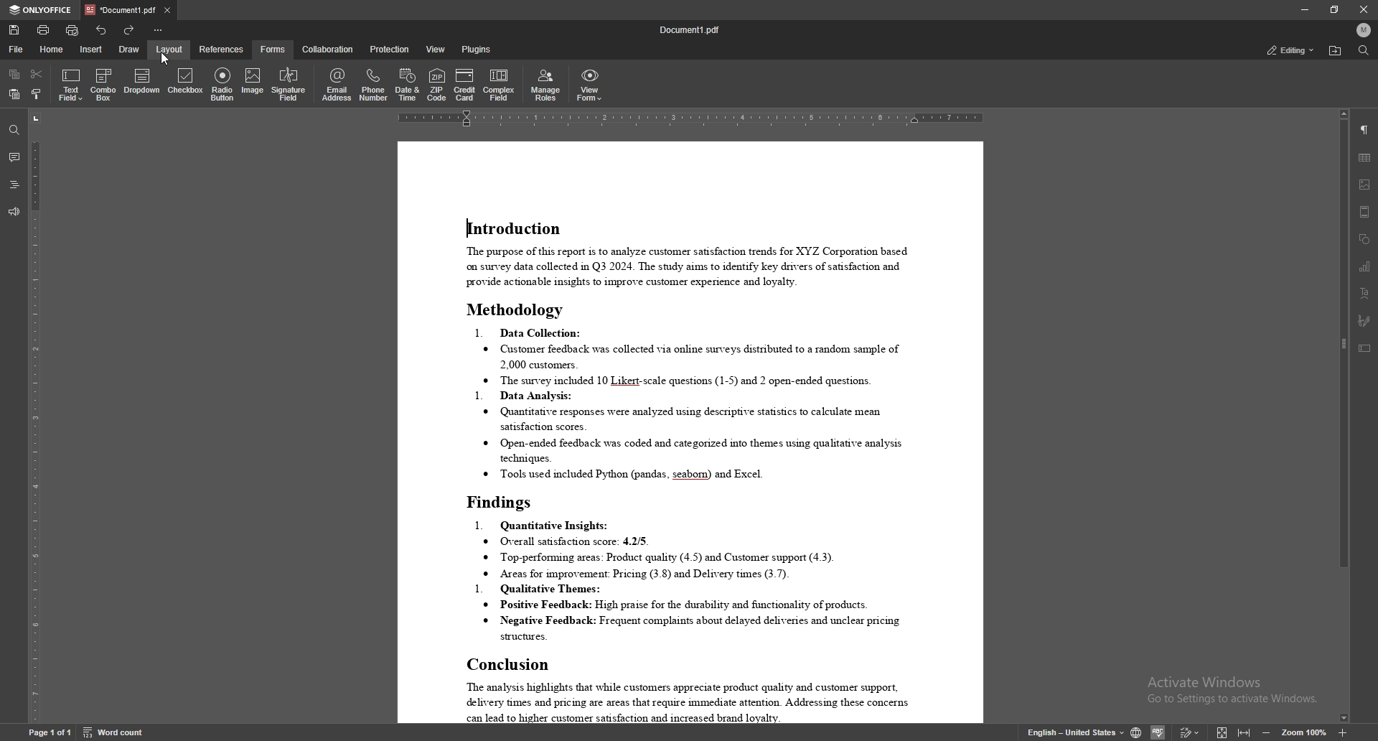 Image resolution: width=1378 pixels, height=741 pixels. Describe the element at coordinates (14, 157) in the screenshot. I see `comments` at that location.